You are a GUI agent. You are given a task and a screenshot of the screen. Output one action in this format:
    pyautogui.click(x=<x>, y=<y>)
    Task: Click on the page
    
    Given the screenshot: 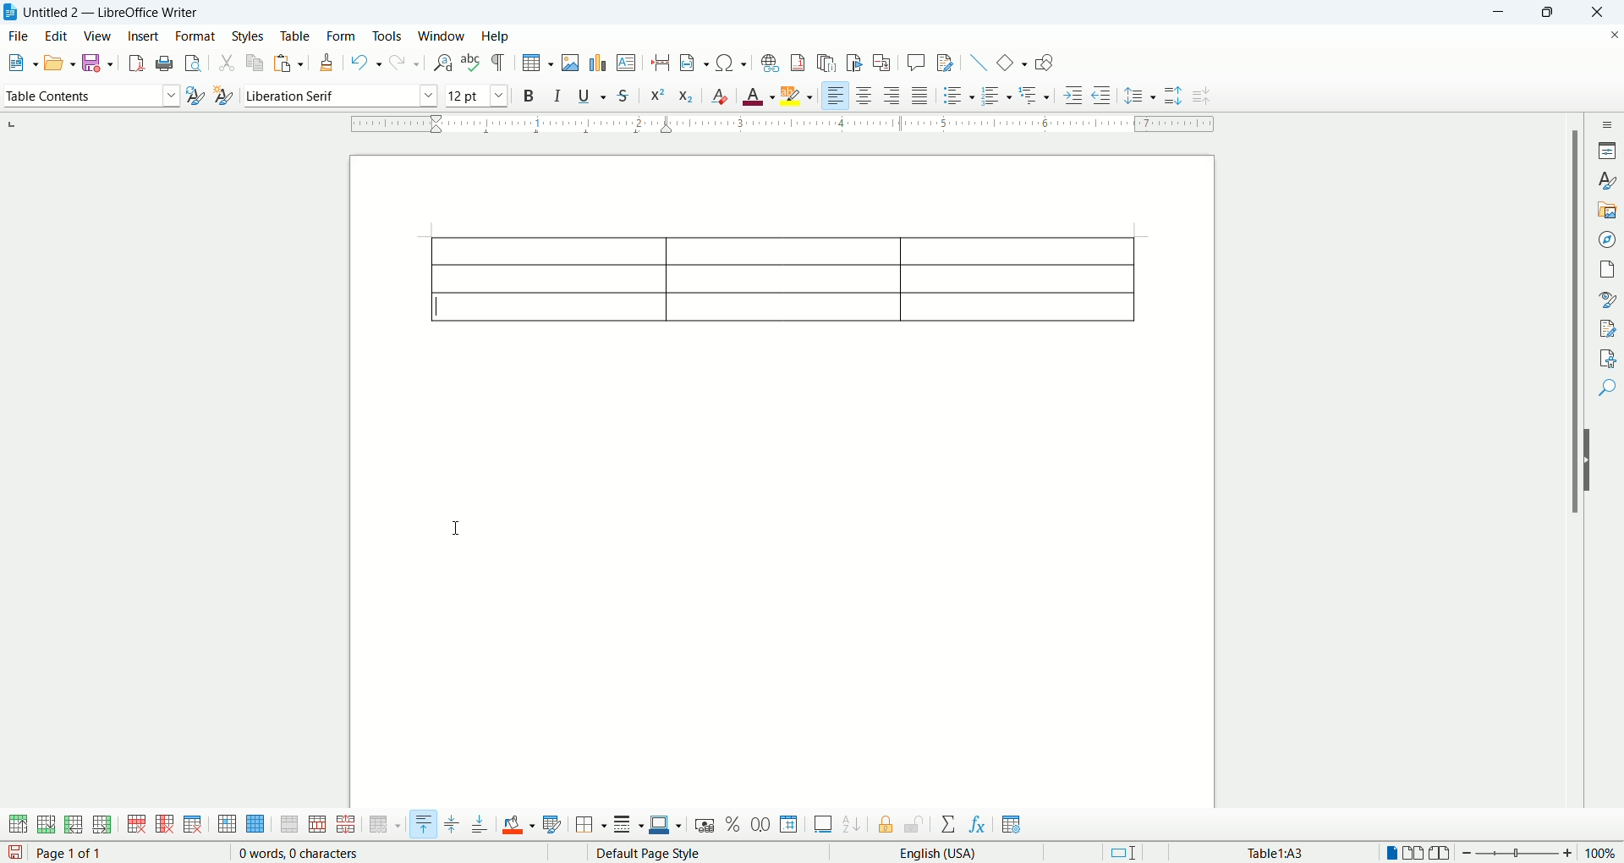 What is the action you would take?
    pyautogui.click(x=1605, y=268)
    